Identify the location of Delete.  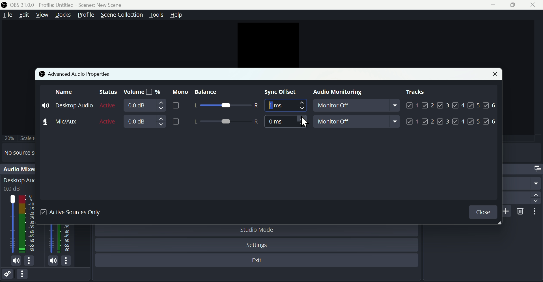
(521, 211).